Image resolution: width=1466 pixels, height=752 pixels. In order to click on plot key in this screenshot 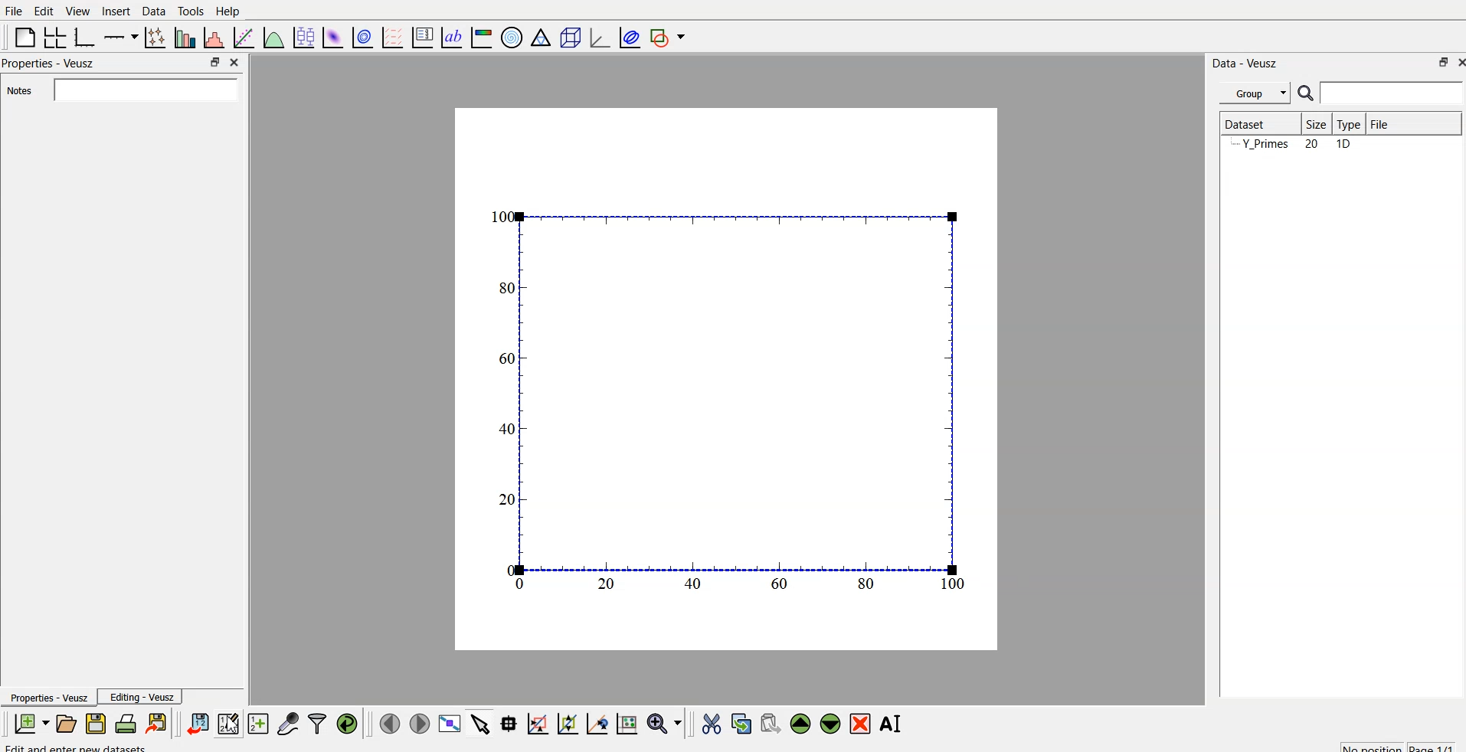, I will do `click(423, 35)`.